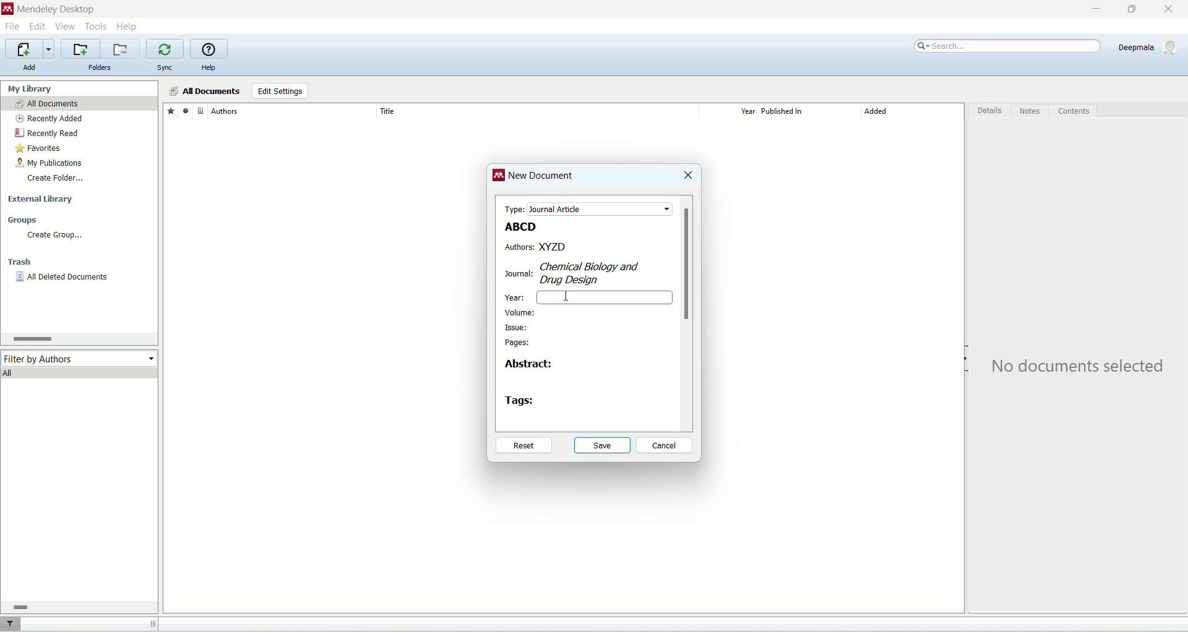  Describe the element at coordinates (43, 200) in the screenshot. I see `external library` at that location.